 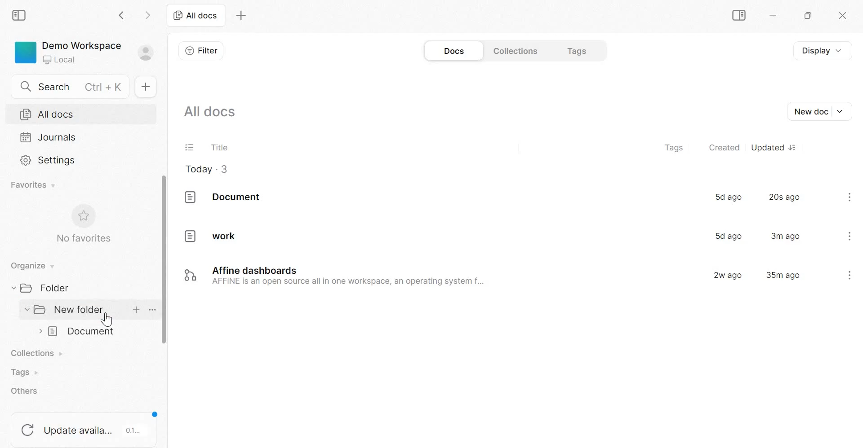 I want to click on 5d ago, so click(x=729, y=196).